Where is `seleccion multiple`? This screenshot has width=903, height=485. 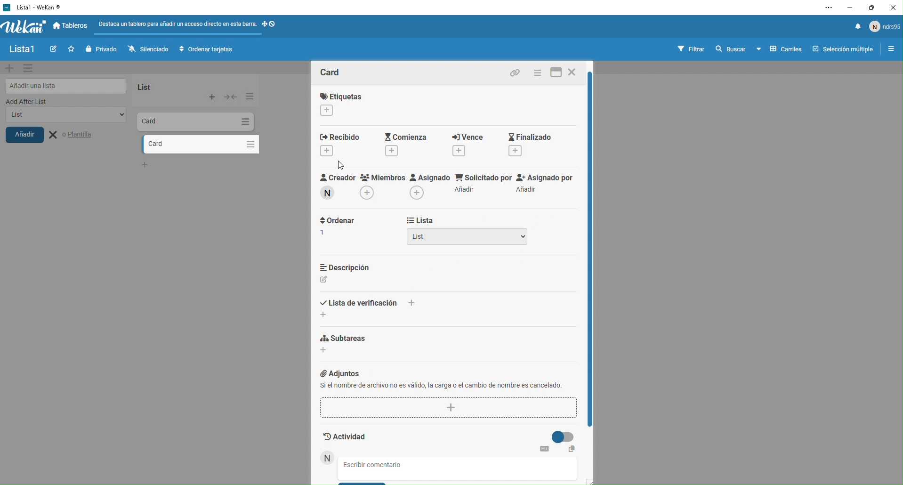
seleccion multiple is located at coordinates (840, 49).